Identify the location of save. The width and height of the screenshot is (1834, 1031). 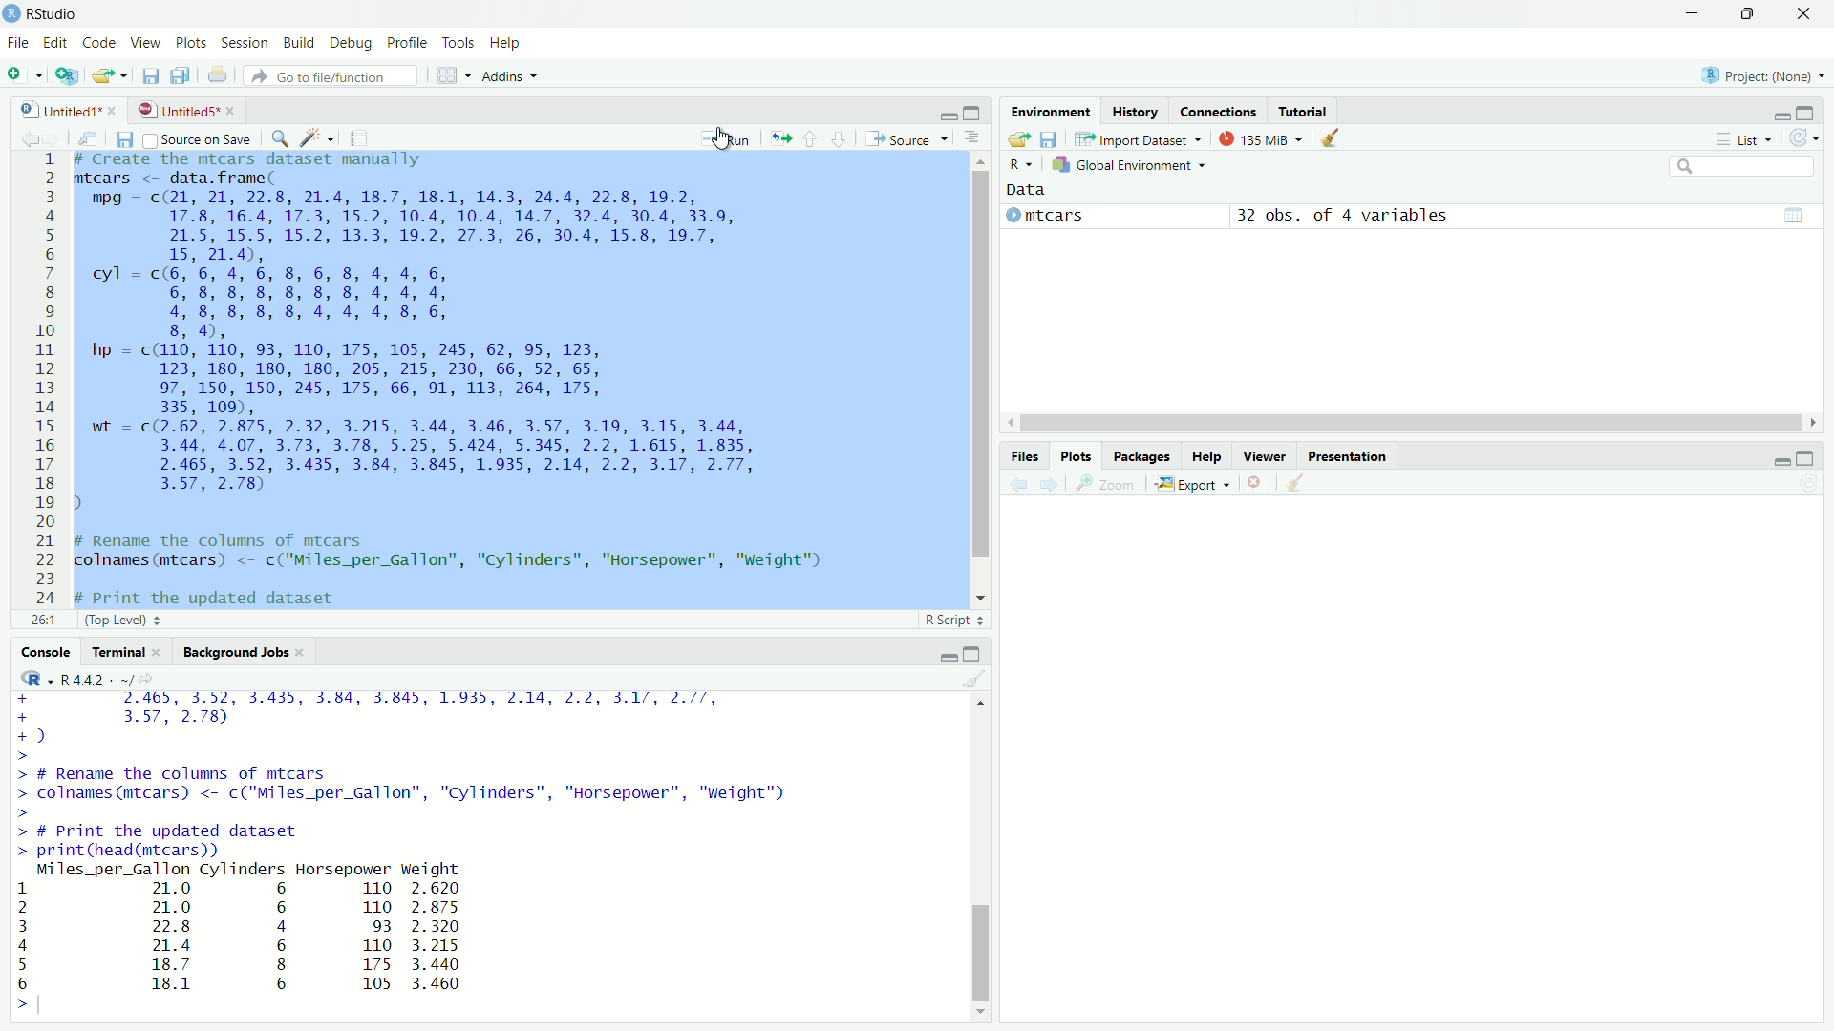
(148, 75).